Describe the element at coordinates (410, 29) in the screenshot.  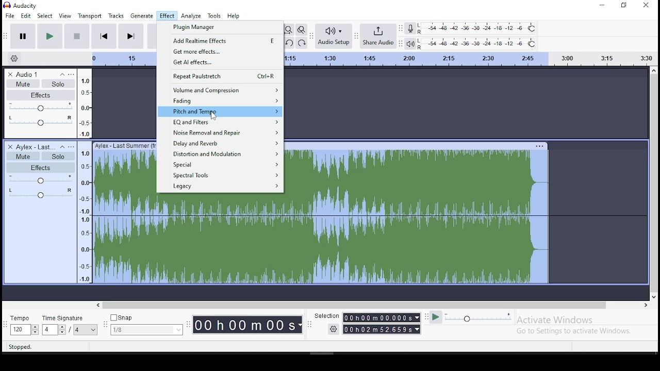
I see `record mixer` at that location.